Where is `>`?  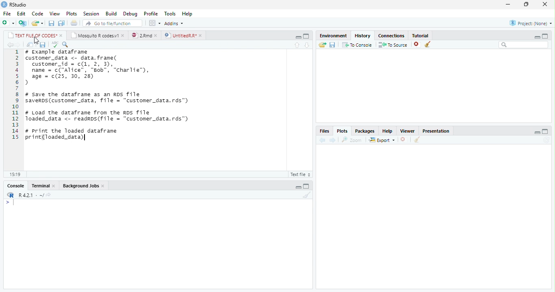 > is located at coordinates (11, 202).